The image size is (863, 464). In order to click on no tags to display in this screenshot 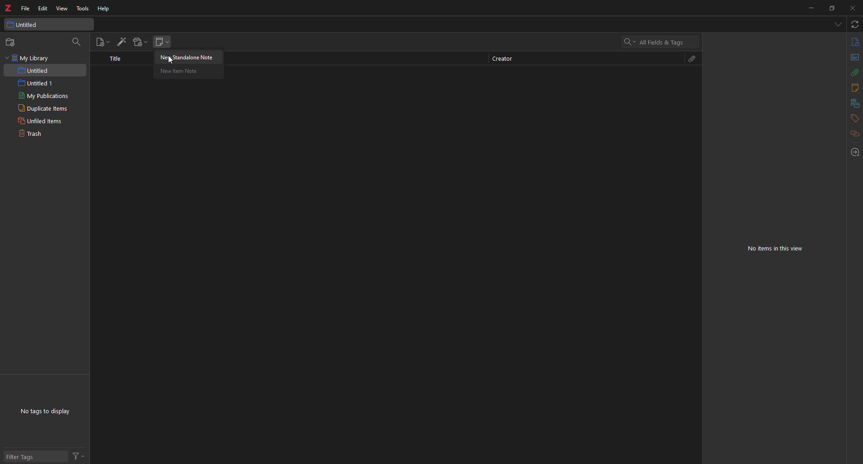, I will do `click(49, 412)`.